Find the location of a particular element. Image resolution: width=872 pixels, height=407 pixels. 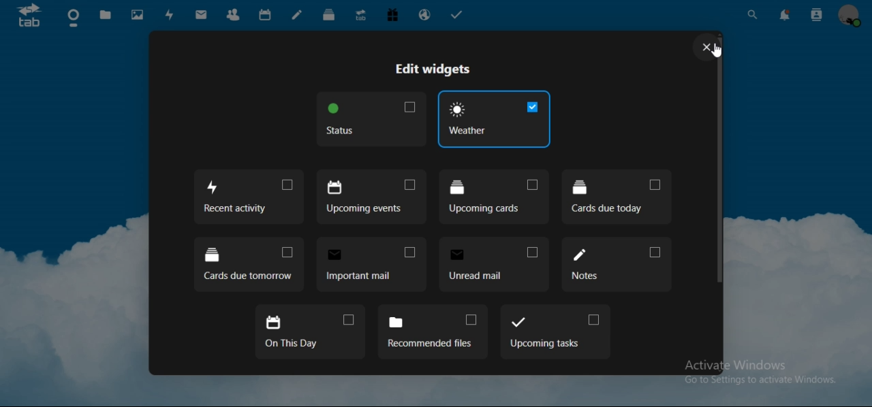

view profile is located at coordinates (850, 16).